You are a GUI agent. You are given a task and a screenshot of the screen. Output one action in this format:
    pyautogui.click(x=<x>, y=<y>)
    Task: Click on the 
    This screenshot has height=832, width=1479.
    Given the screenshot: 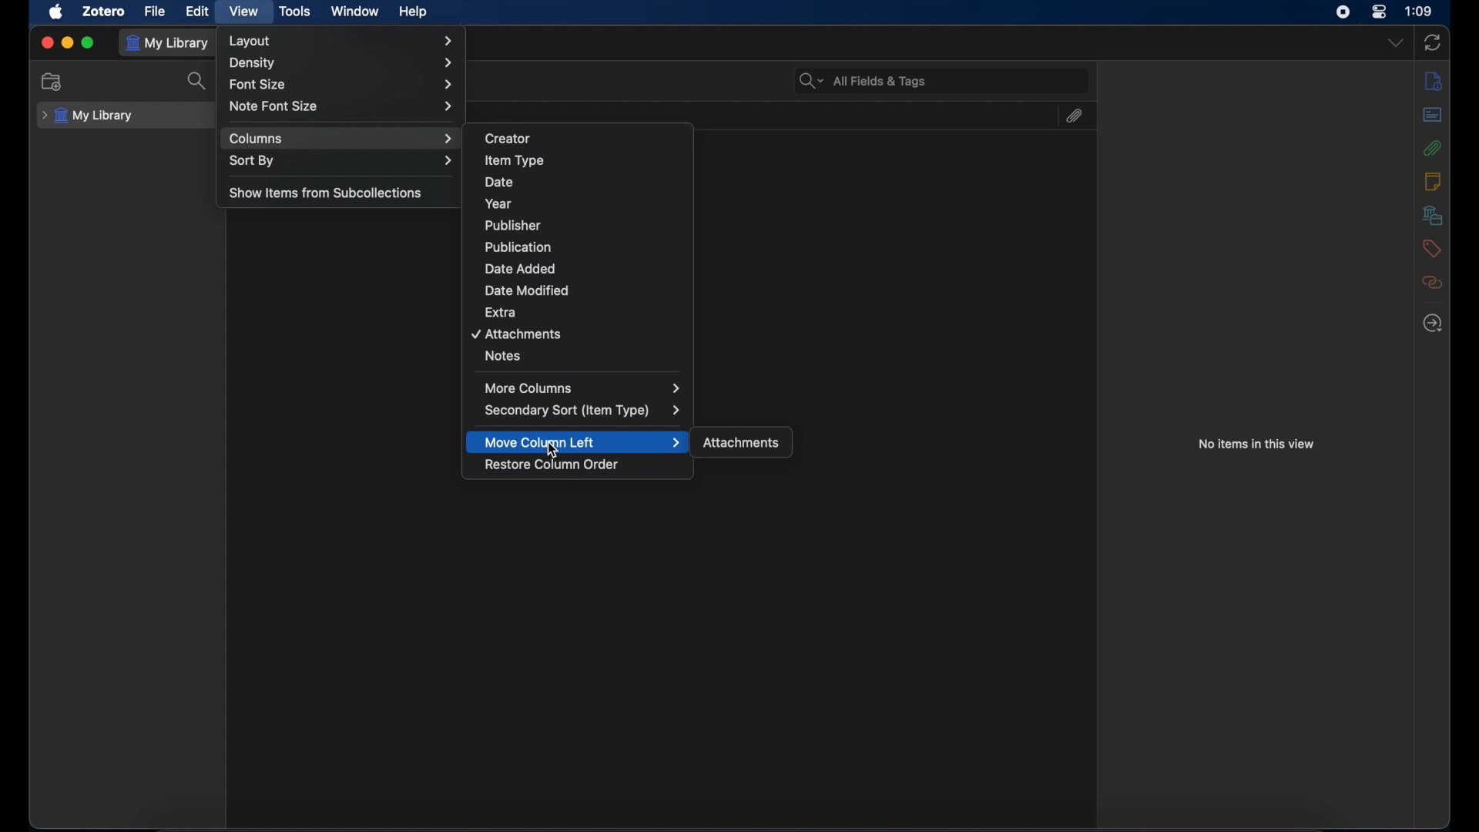 What is the action you would take?
    pyautogui.click(x=1434, y=323)
    